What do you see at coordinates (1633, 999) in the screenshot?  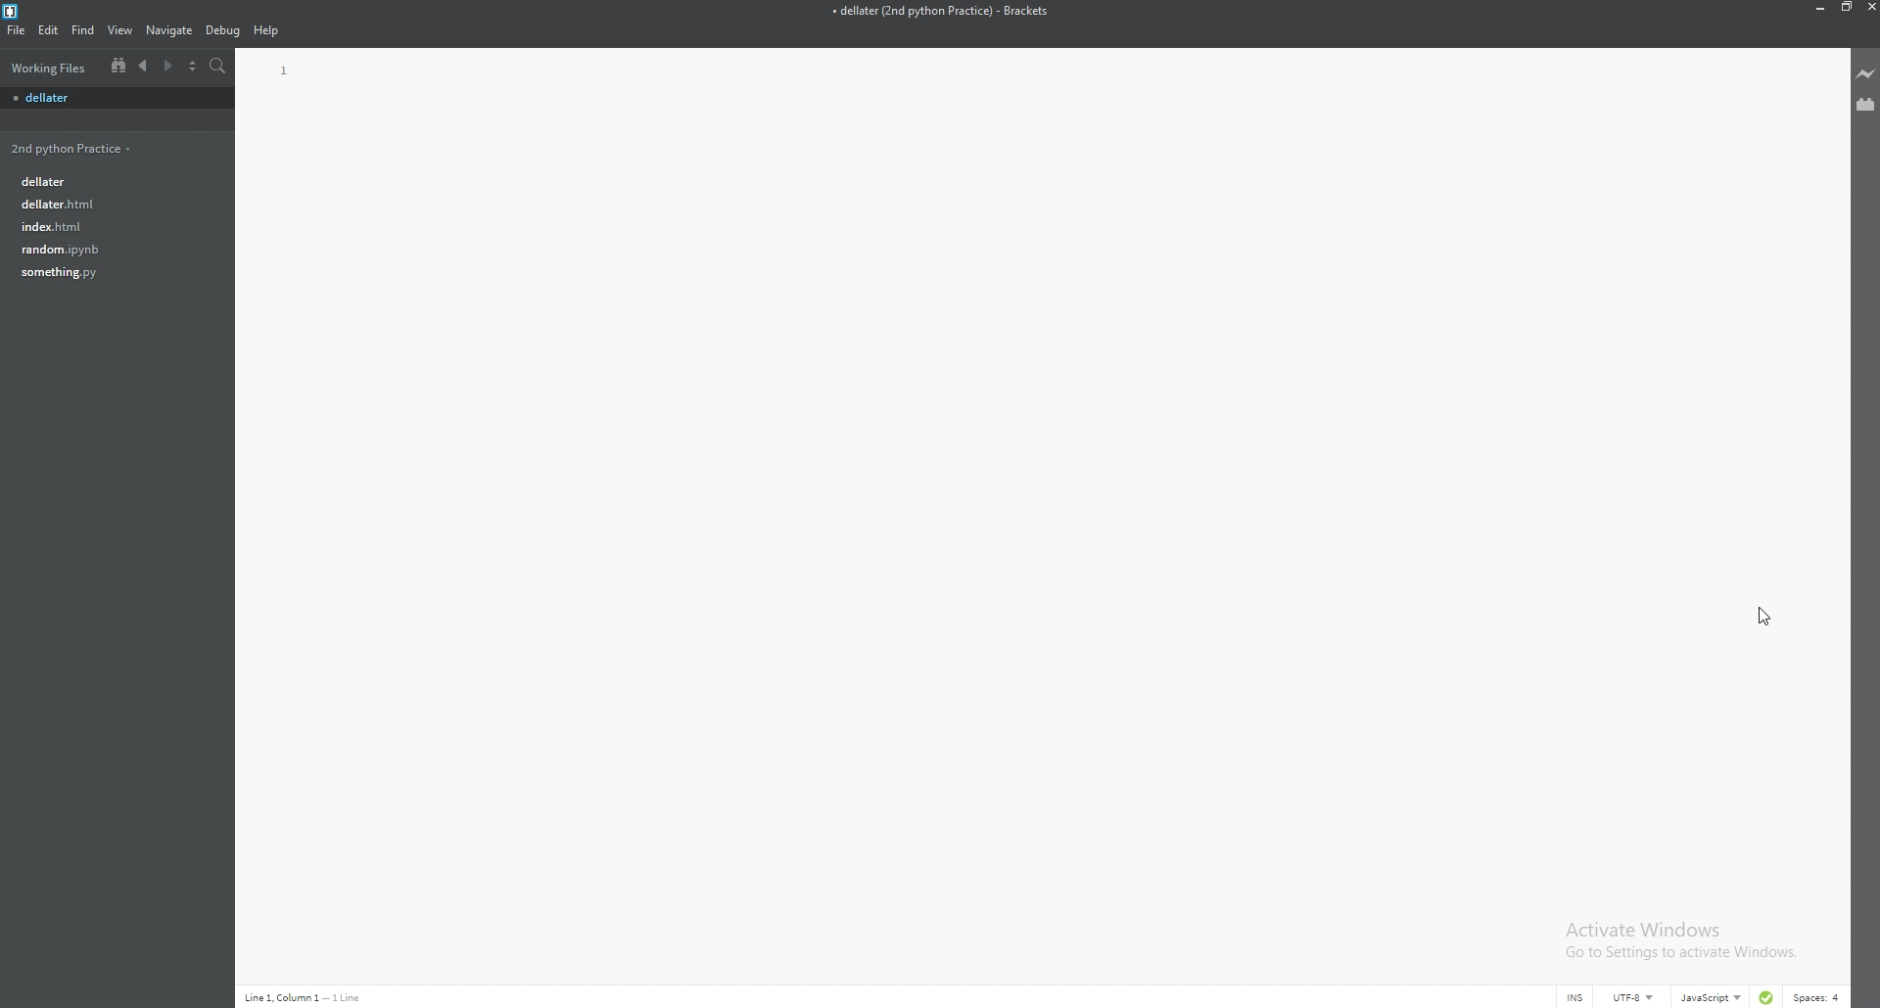 I see `encoding` at bounding box center [1633, 999].